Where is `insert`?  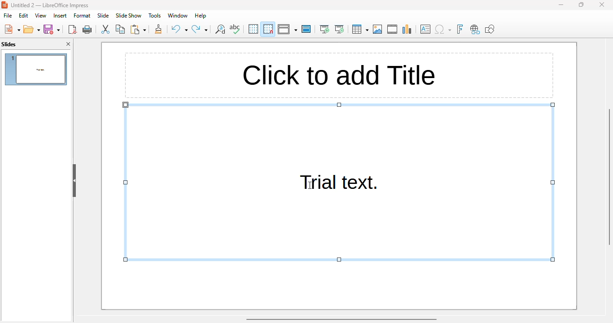
insert is located at coordinates (59, 15).